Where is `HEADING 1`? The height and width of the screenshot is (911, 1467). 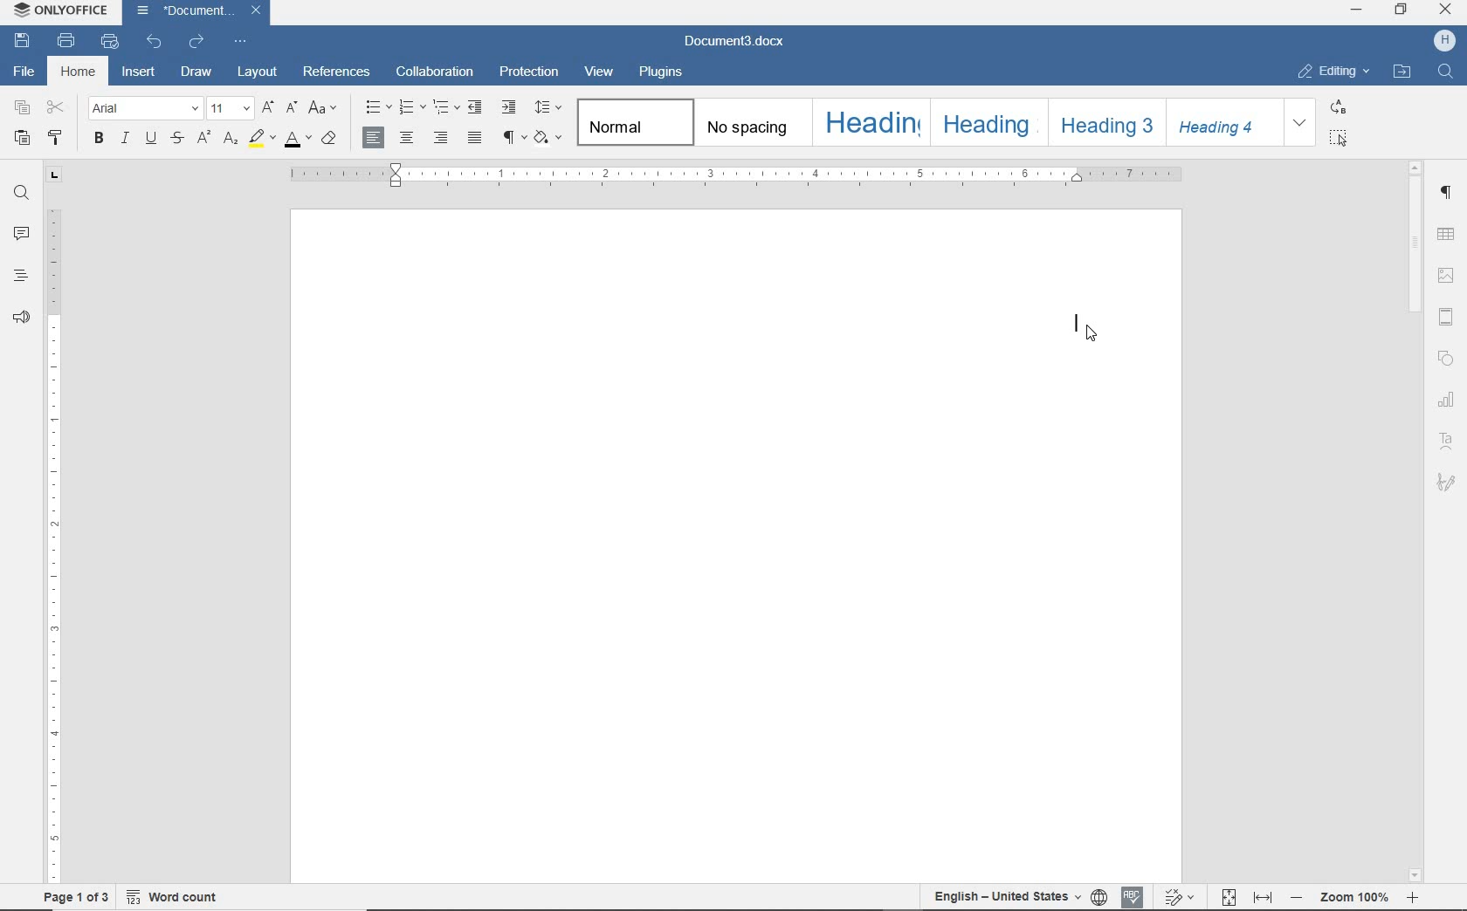 HEADING 1 is located at coordinates (868, 124).